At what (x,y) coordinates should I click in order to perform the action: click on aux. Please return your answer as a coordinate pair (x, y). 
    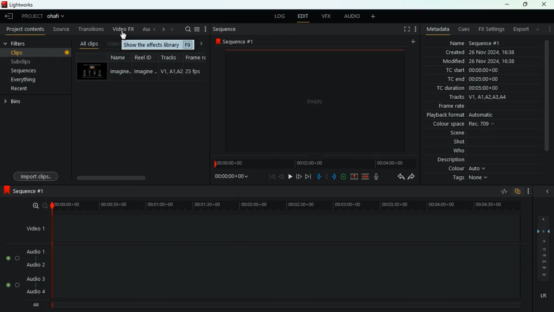
    Looking at the image, I should click on (146, 29).